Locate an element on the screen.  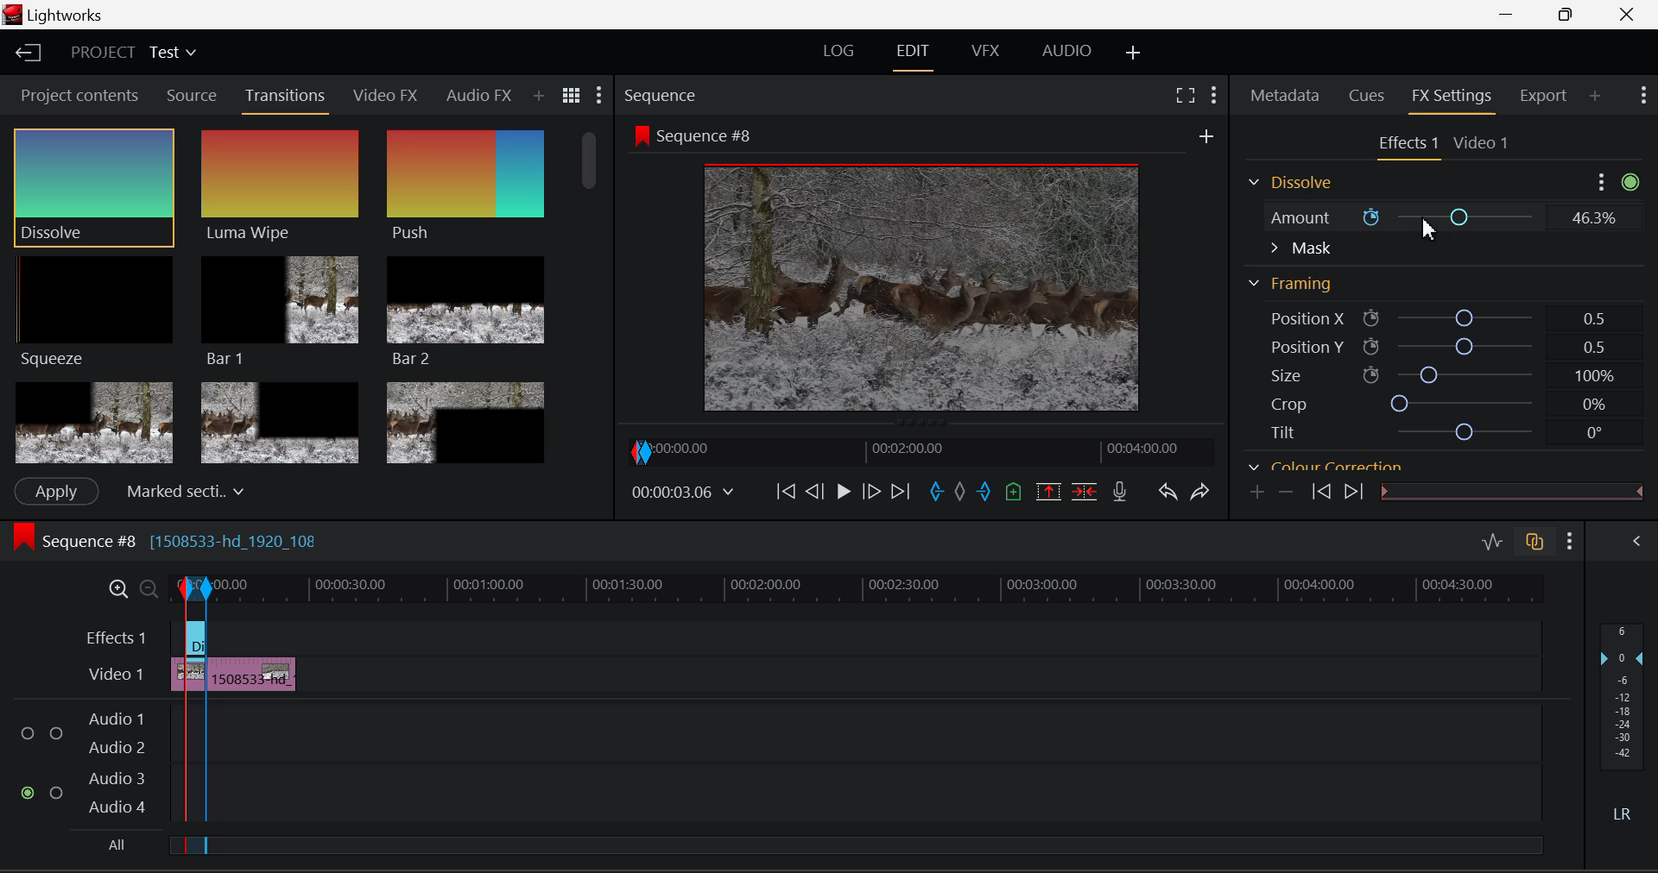
Audio Input Checkbox is located at coordinates (29, 792).